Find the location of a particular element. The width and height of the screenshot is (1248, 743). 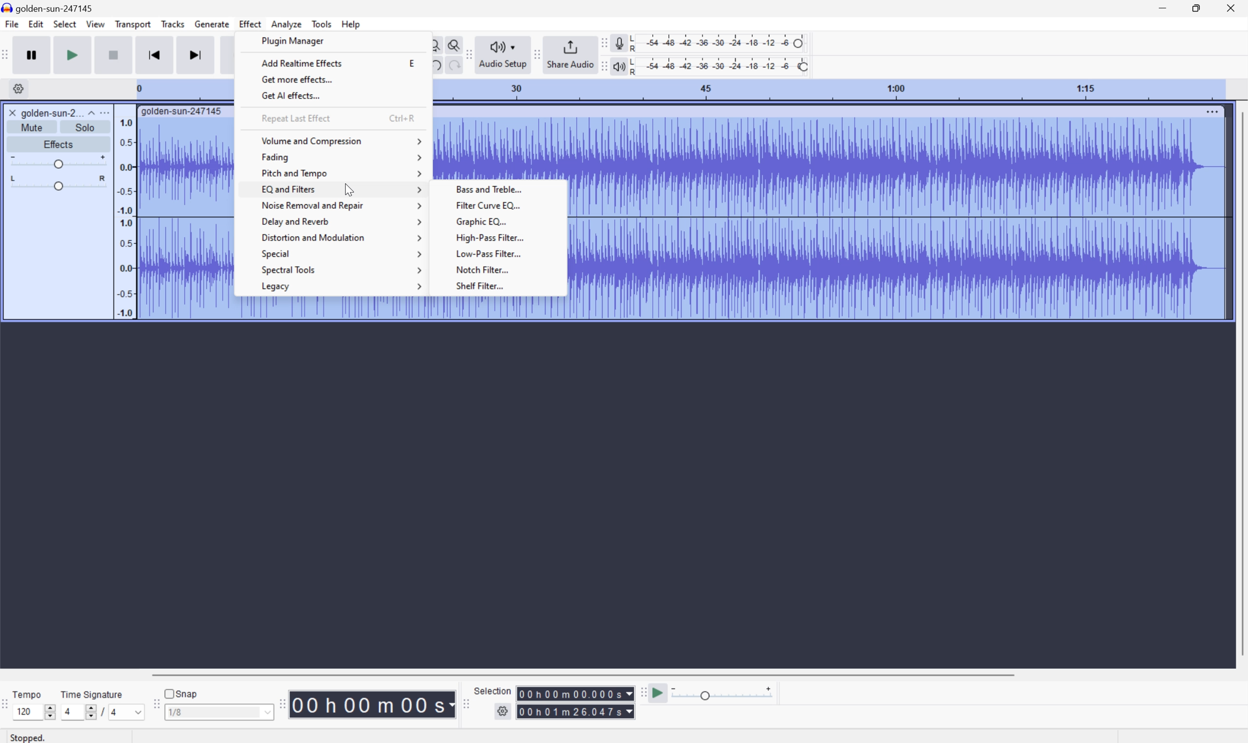

Get more effects is located at coordinates (296, 79).